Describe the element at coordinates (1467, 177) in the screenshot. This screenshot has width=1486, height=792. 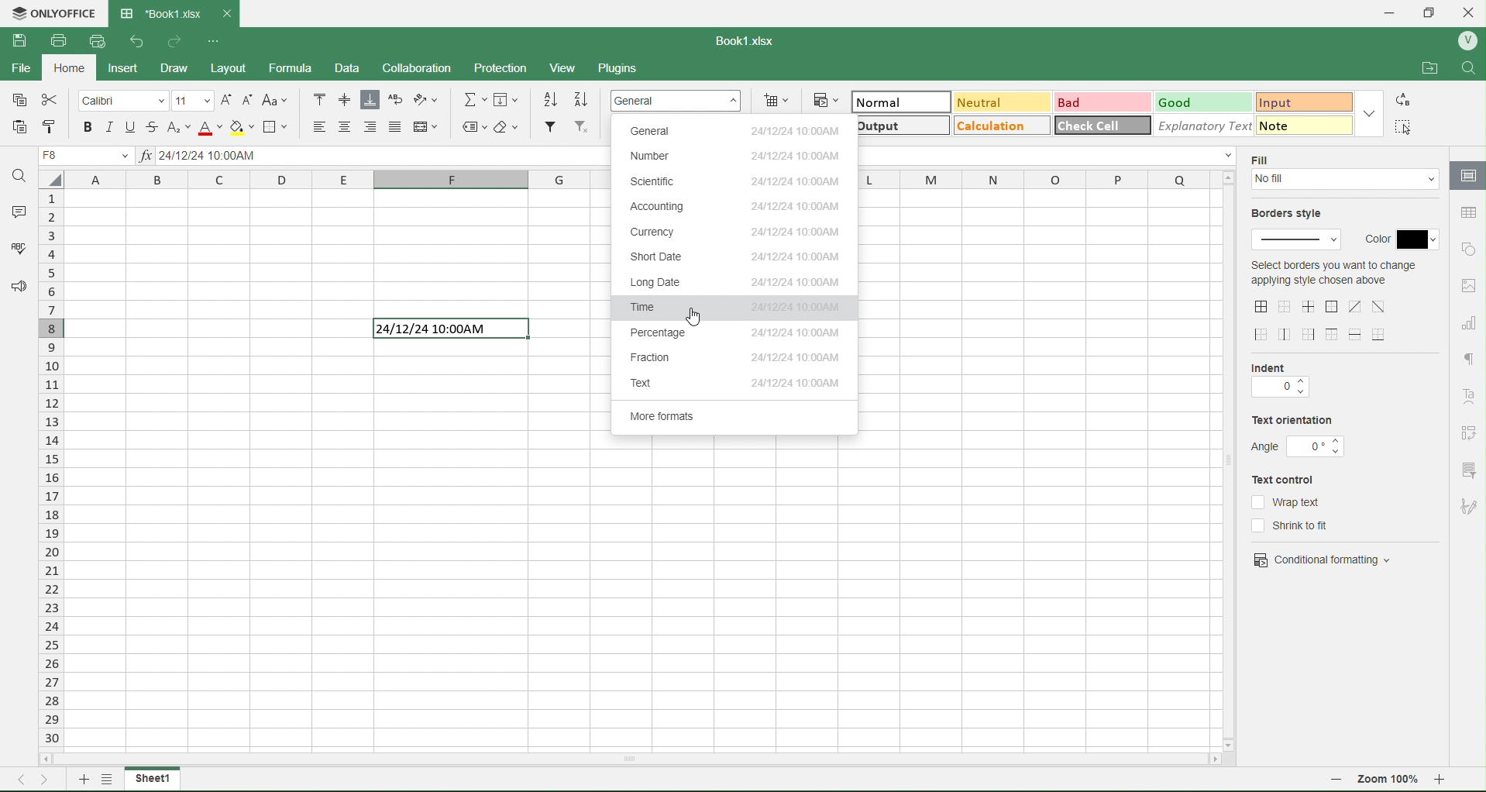
I see `drawing` at that location.